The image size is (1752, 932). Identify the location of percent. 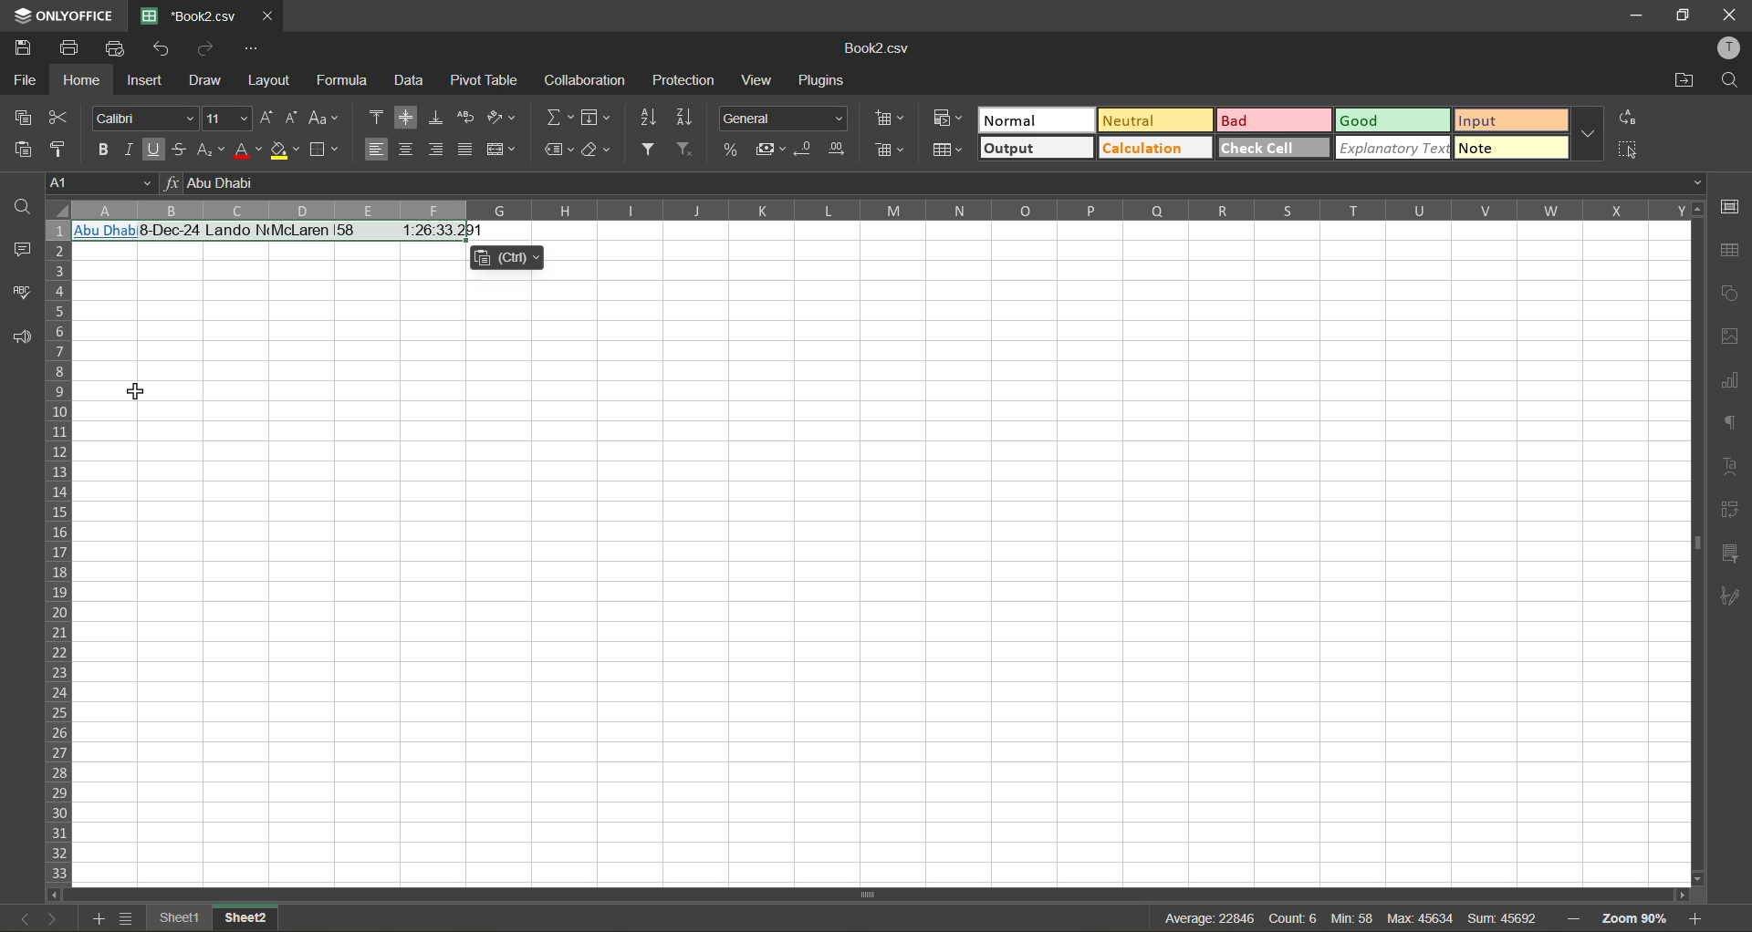
(733, 150).